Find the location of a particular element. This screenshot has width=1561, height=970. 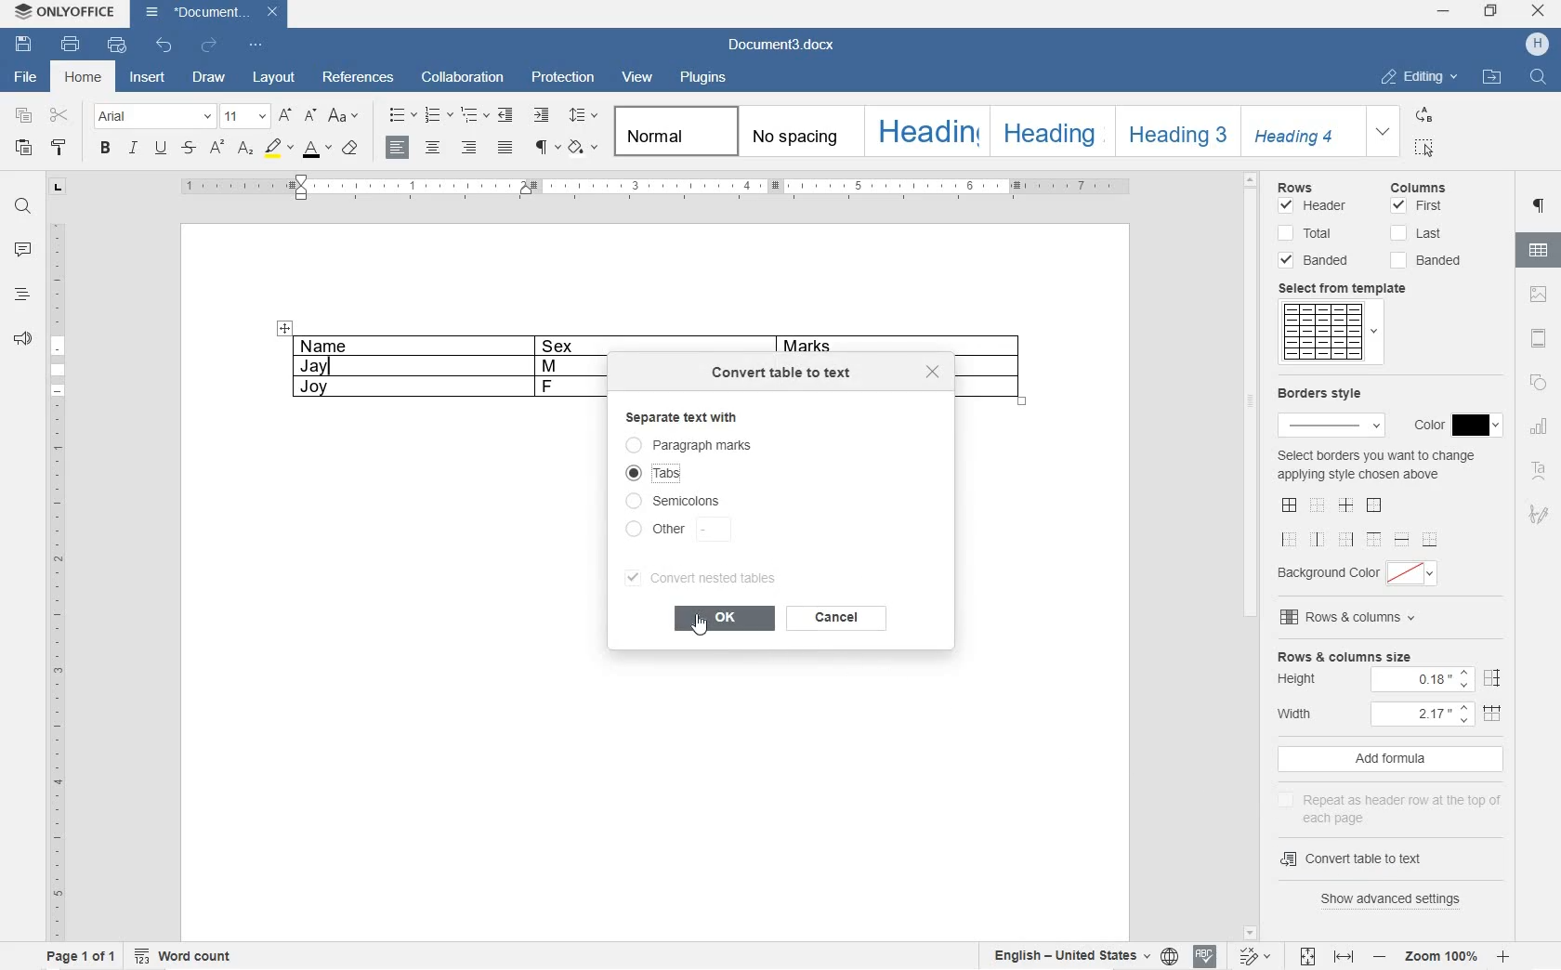

SELECT ALL is located at coordinates (1426, 148).